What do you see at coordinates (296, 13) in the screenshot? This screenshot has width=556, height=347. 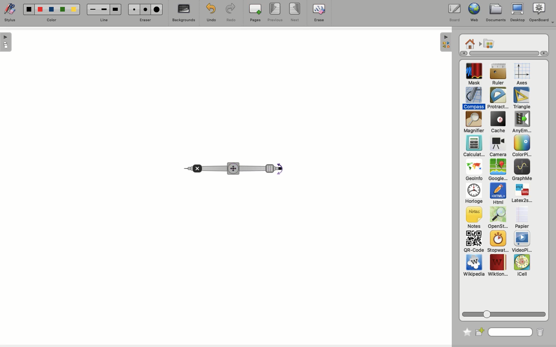 I see `Next` at bounding box center [296, 13].